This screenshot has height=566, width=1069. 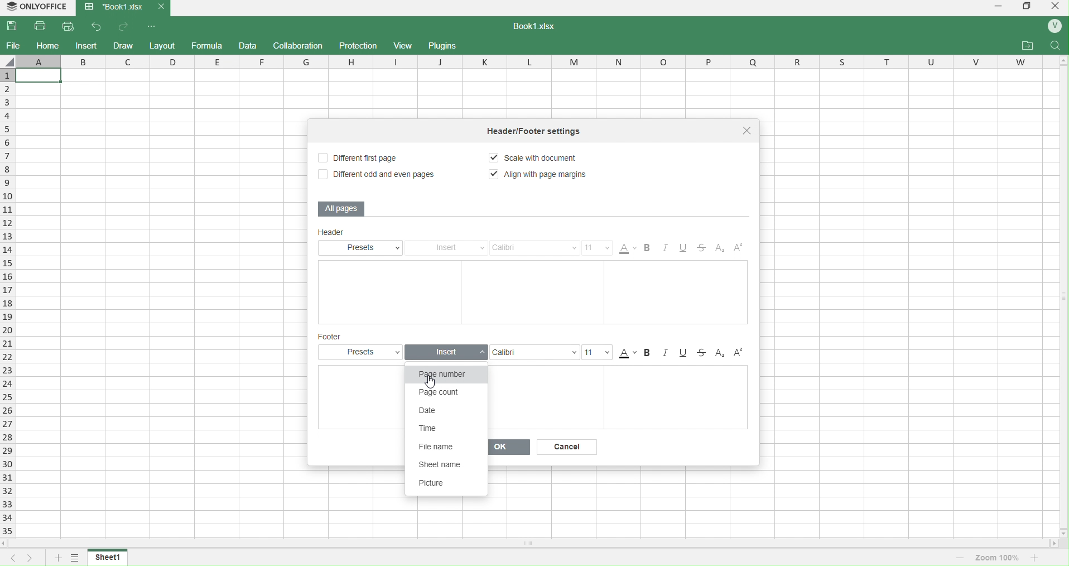 What do you see at coordinates (1054, 544) in the screenshot?
I see `move right` at bounding box center [1054, 544].